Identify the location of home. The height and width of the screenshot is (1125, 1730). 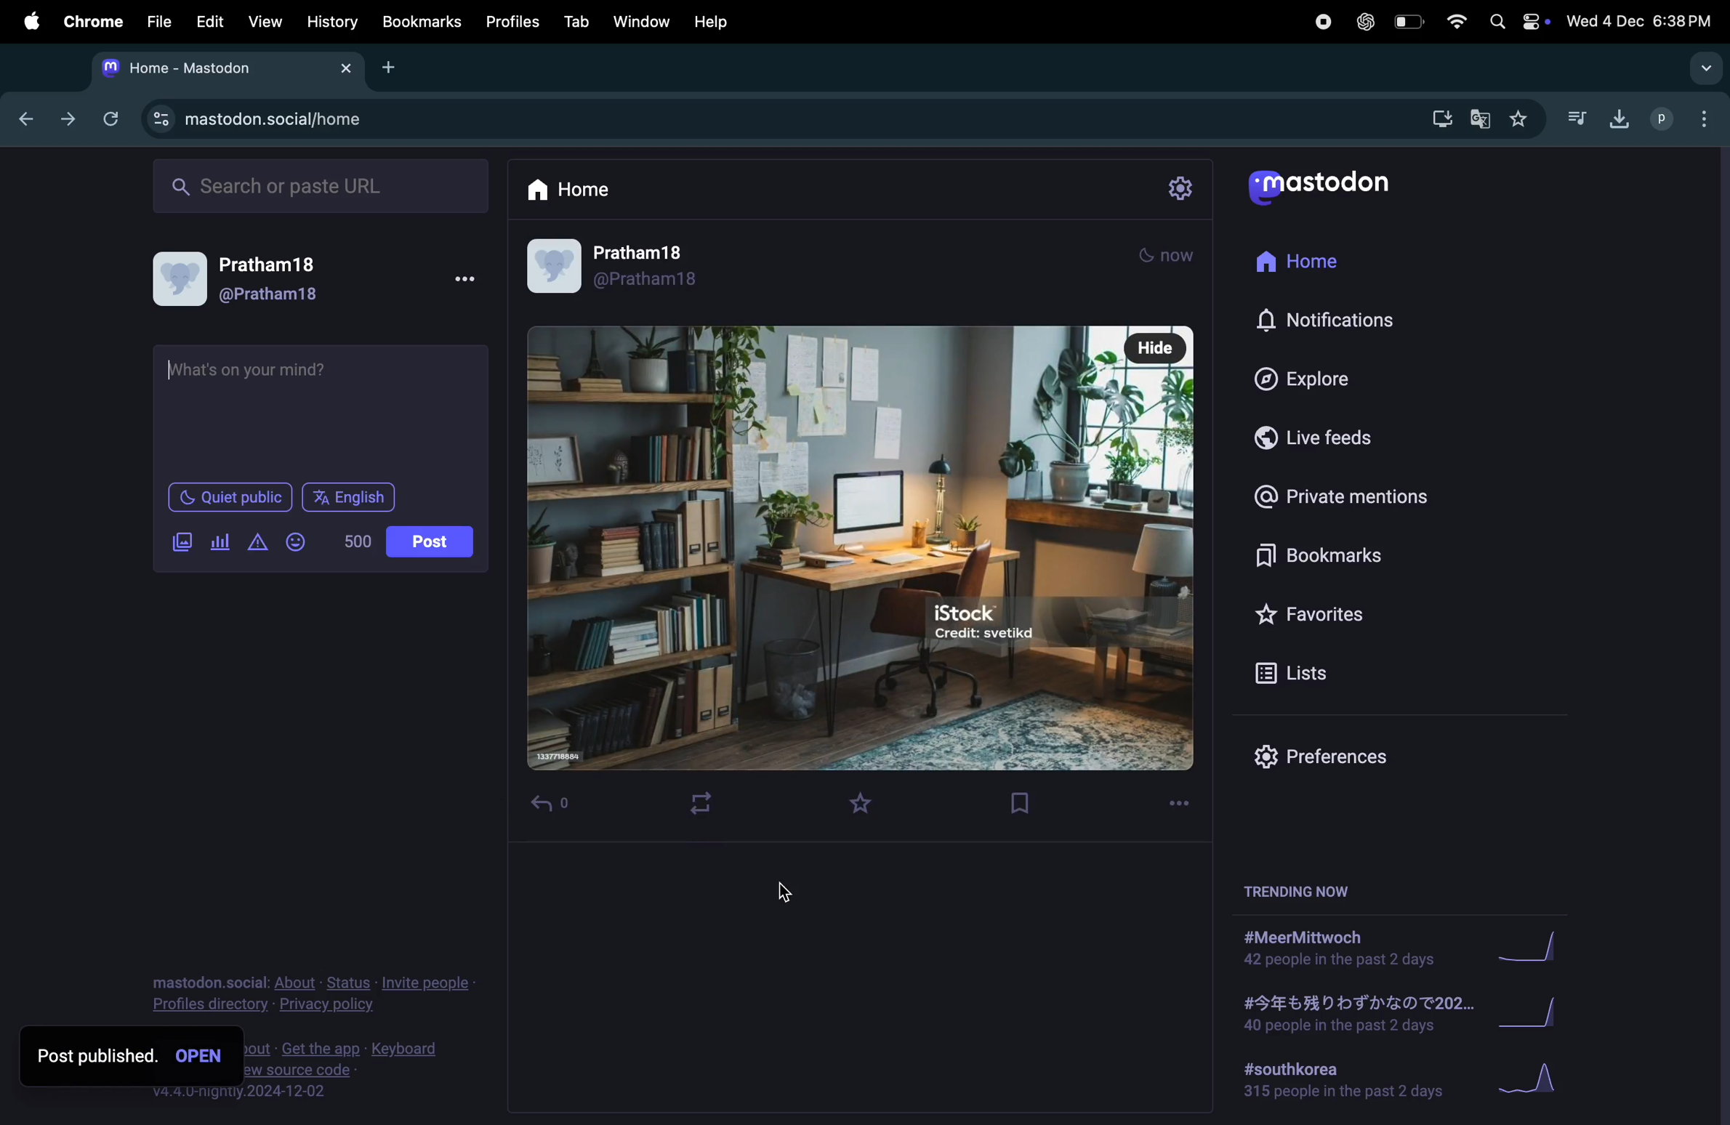
(1304, 266).